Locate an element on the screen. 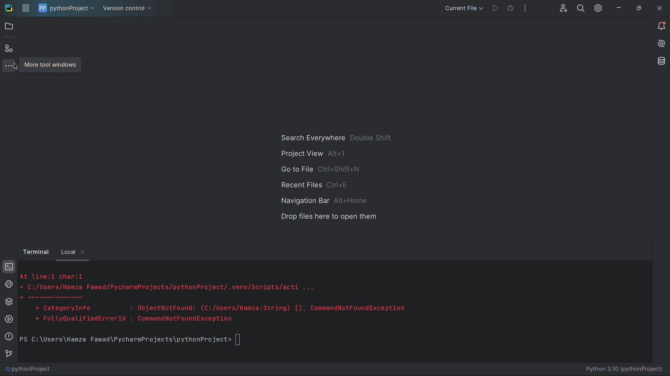 This screenshot has width=670, height=376. Run is located at coordinates (496, 6).